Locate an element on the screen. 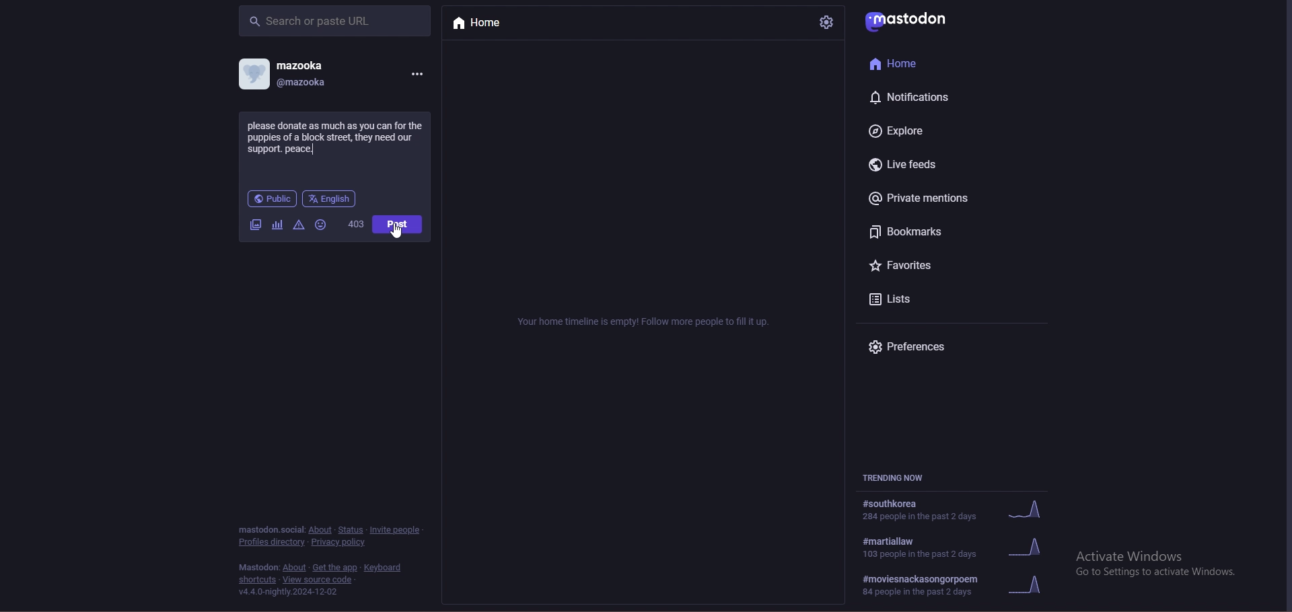  #moviesnackasongorpoem is located at coordinates (955, 584).